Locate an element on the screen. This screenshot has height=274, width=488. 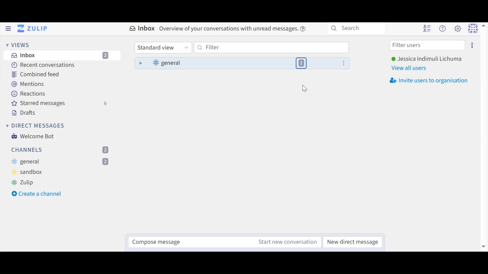
Scroll down is located at coordinates (484, 247).